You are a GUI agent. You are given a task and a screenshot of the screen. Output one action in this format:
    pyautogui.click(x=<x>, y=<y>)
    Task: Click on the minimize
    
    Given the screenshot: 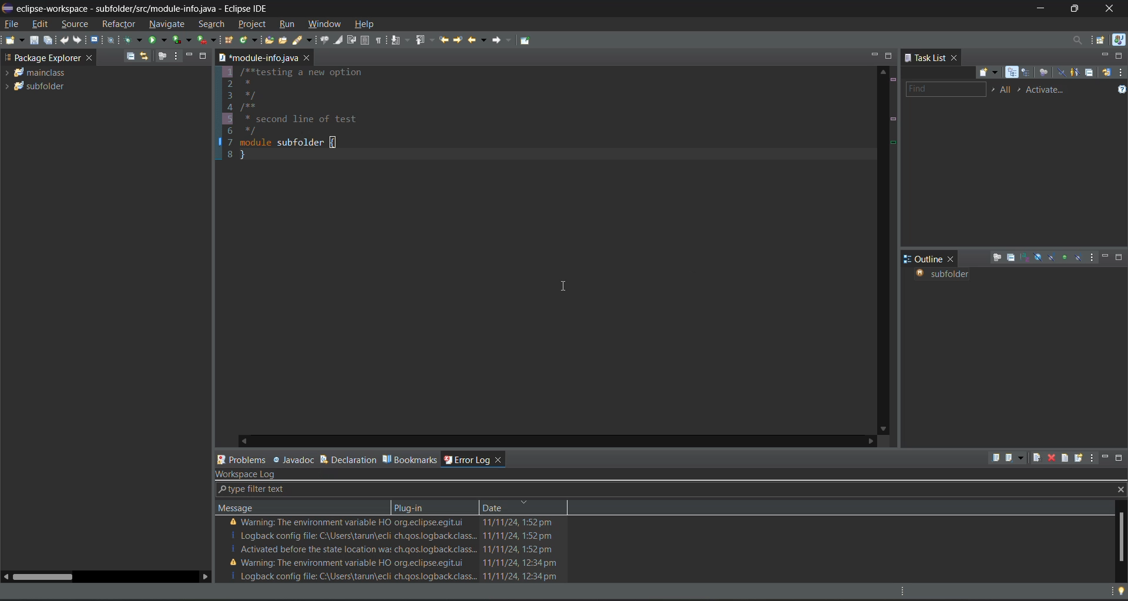 What is the action you would take?
    pyautogui.click(x=1103, y=57)
    